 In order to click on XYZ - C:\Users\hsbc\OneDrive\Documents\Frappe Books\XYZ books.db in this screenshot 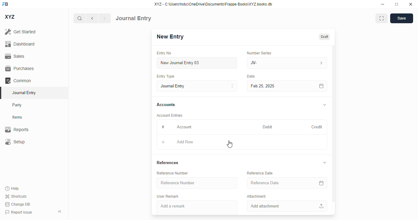, I will do `click(213, 4)`.